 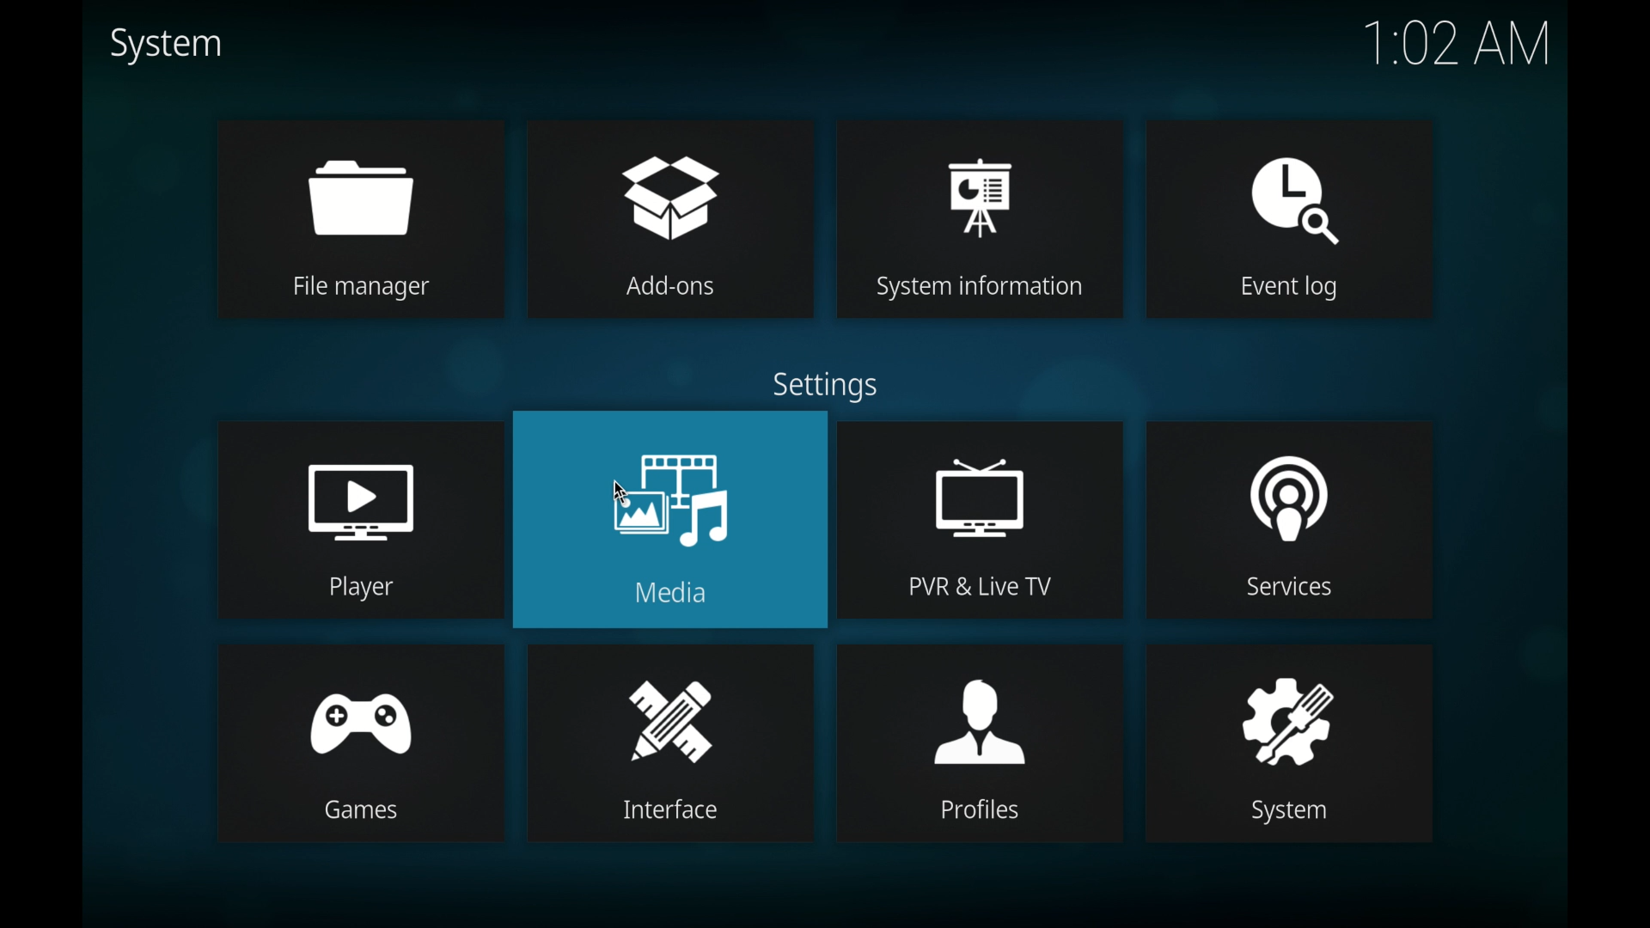 I want to click on add-ons, so click(x=672, y=184).